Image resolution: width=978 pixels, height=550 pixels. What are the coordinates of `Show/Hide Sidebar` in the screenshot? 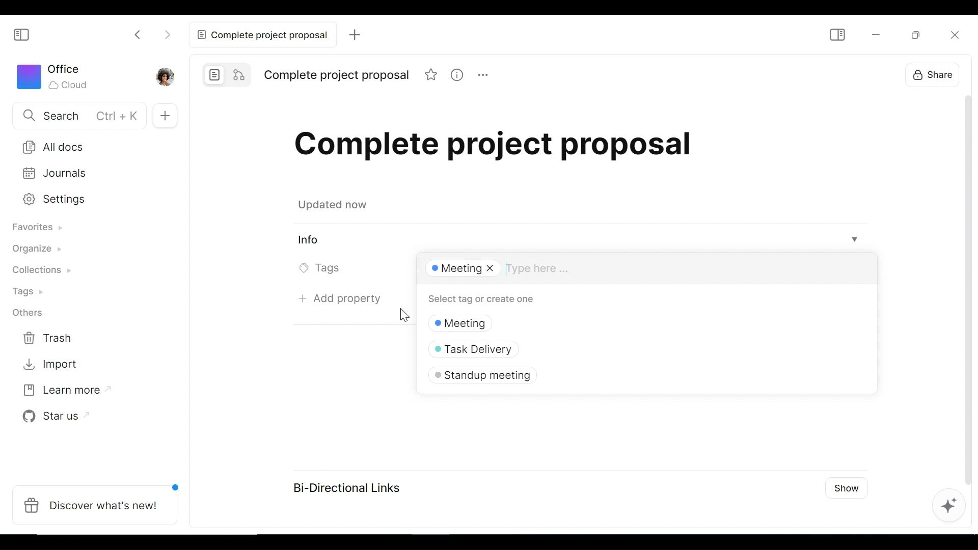 It's located at (835, 36).